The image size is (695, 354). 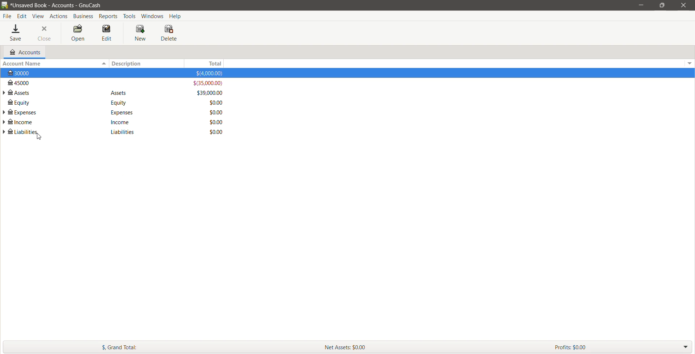 I want to click on Save, so click(x=17, y=33).